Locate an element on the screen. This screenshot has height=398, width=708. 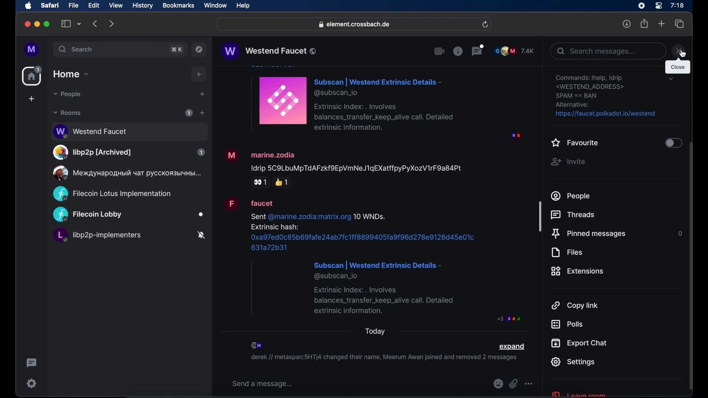
explore public rooms is located at coordinates (199, 49).